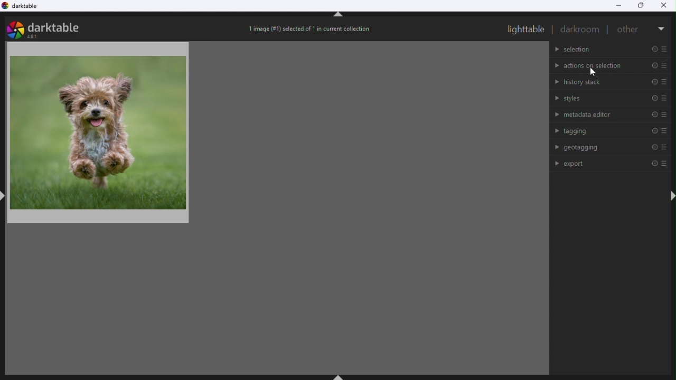  What do you see at coordinates (589, 73) in the screenshot?
I see `cursor` at bounding box center [589, 73].